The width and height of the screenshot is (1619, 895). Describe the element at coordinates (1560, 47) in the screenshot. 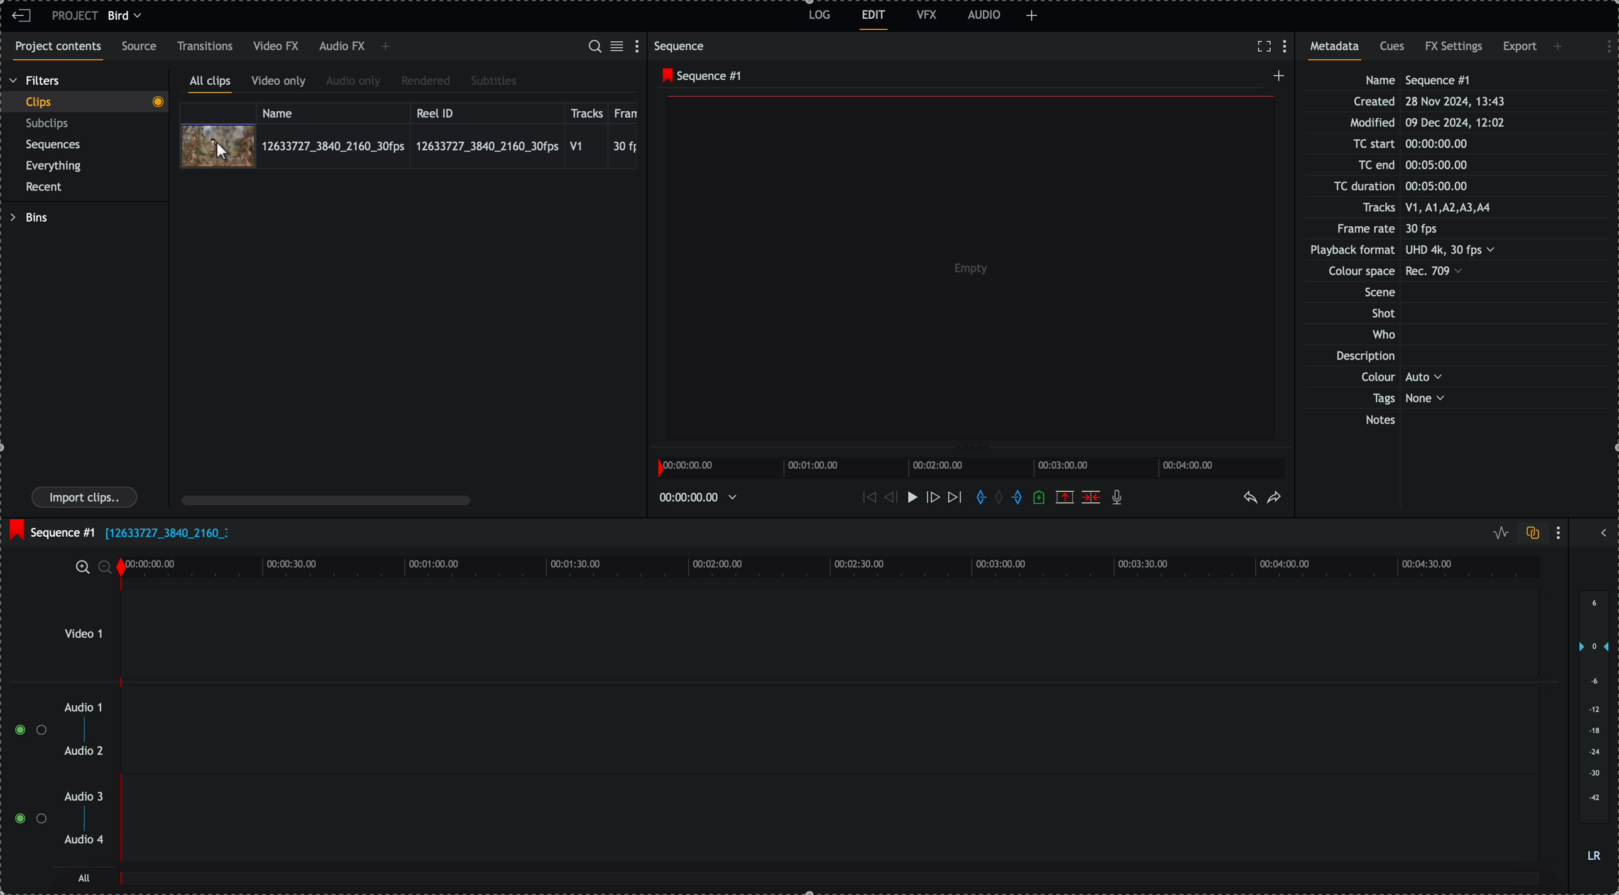

I see `add panel` at that location.